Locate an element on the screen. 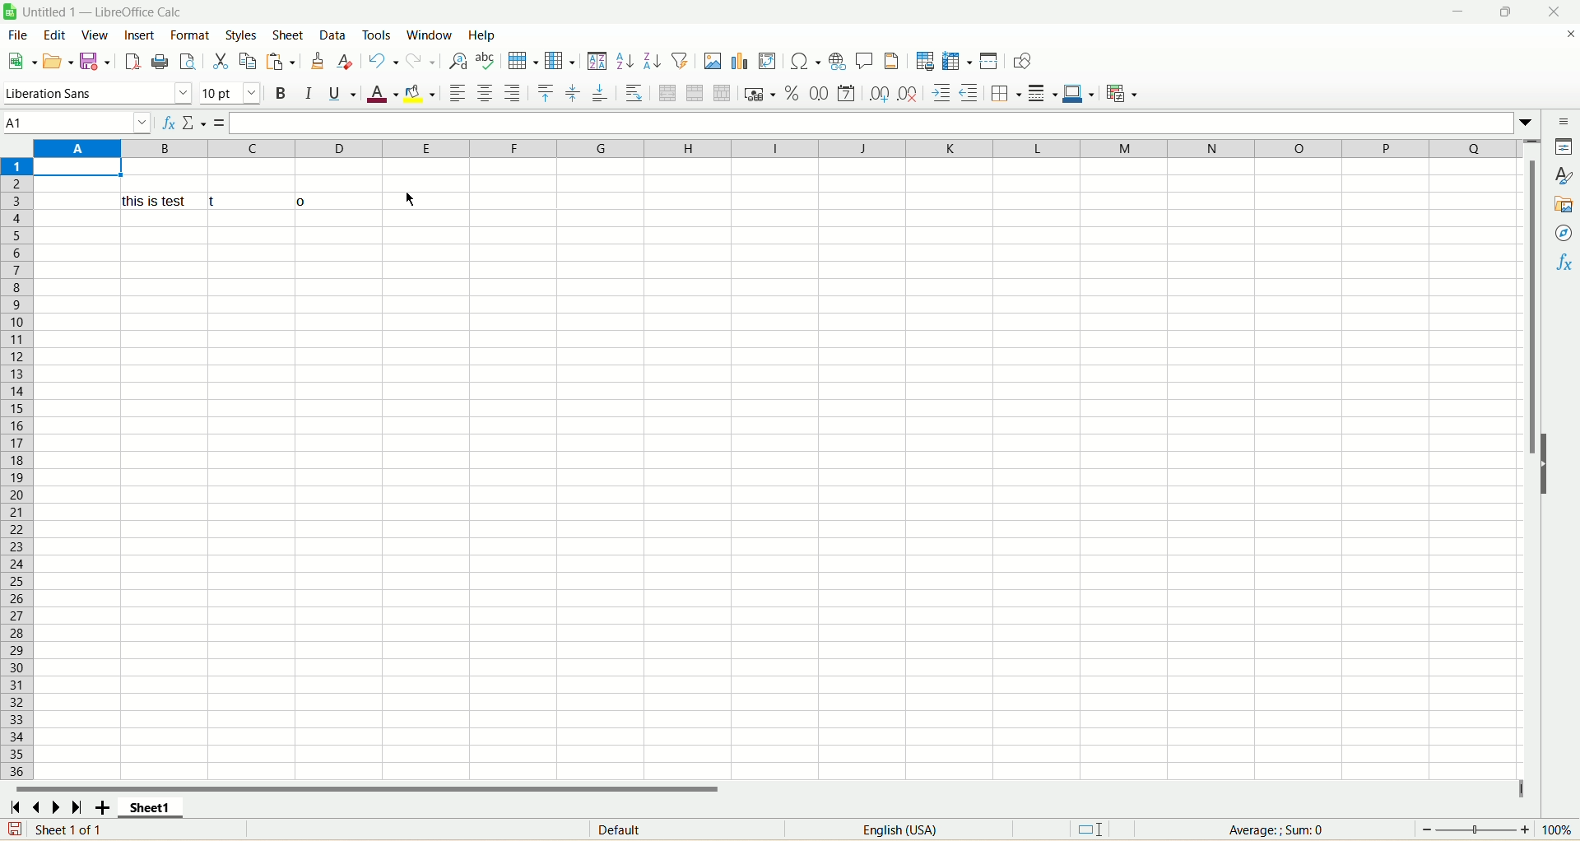 This screenshot has width=1580, height=841. align top is located at coordinates (544, 93).